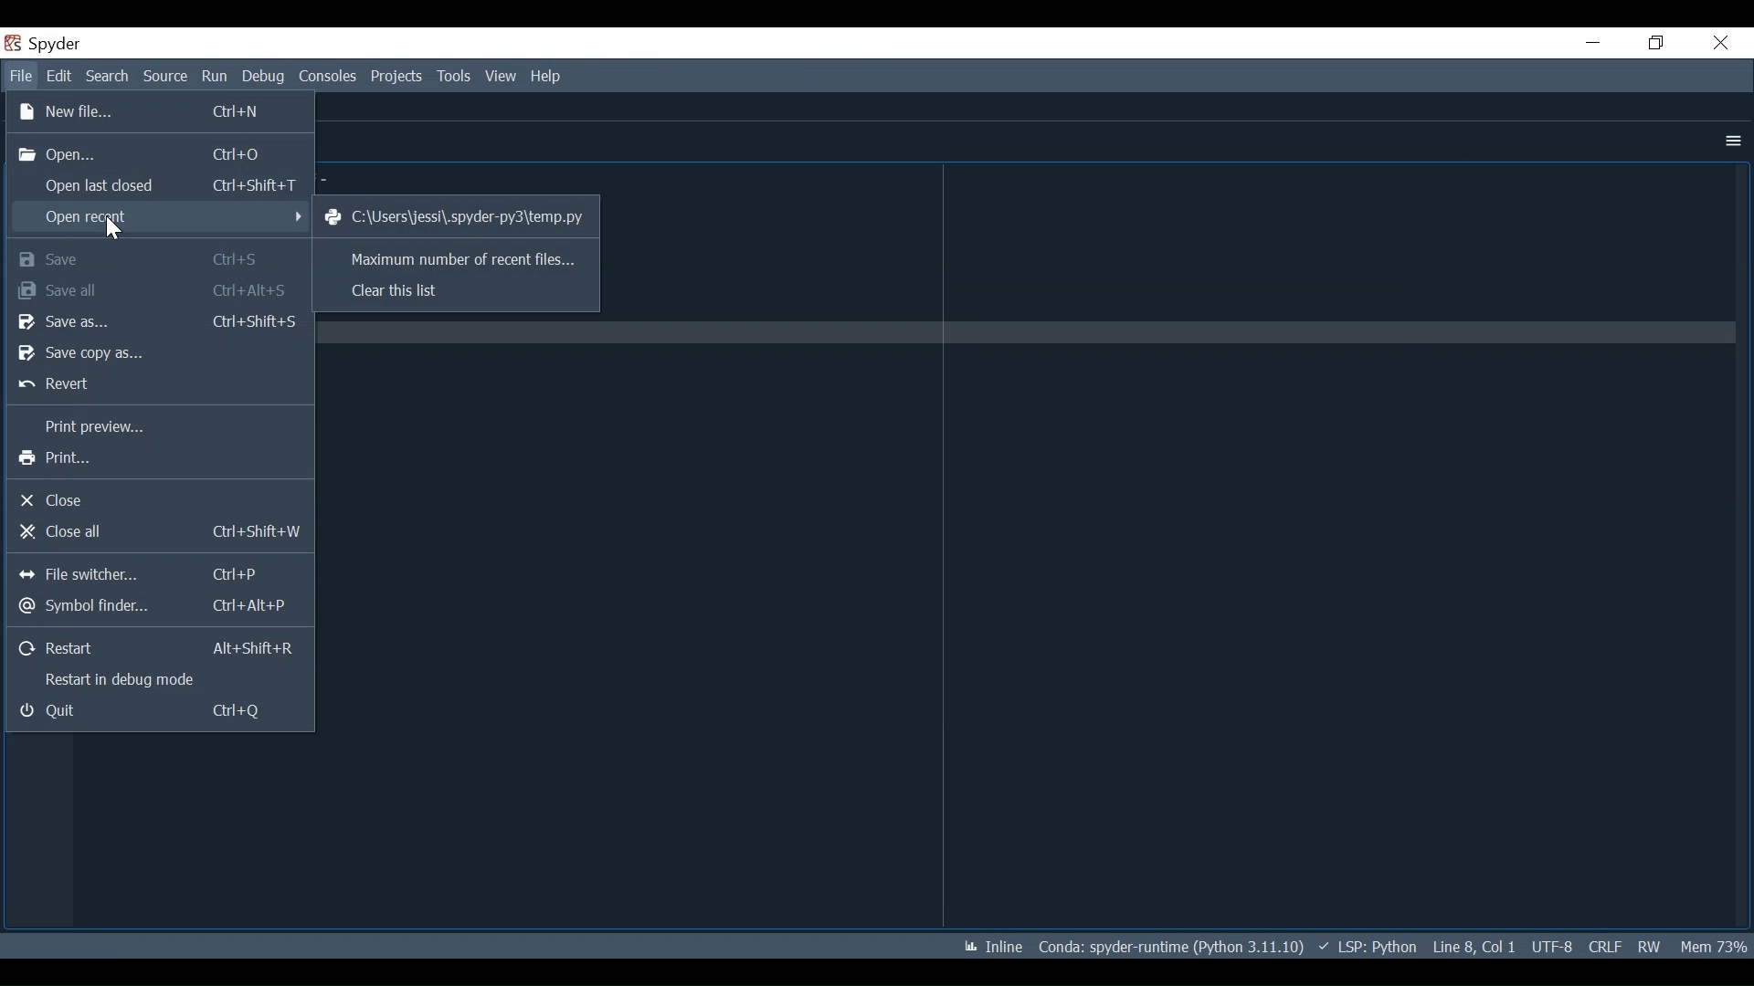  What do you see at coordinates (158, 426) in the screenshot?
I see `Print Preview` at bounding box center [158, 426].